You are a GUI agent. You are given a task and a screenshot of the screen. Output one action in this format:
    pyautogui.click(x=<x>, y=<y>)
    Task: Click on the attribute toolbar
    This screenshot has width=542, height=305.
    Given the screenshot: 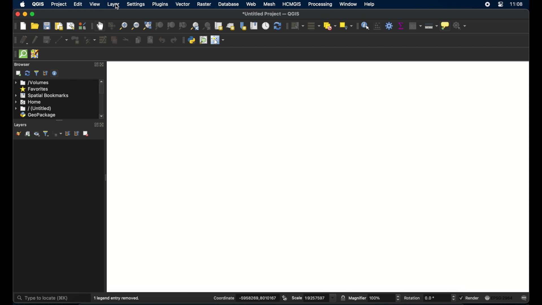 What is the action you would take?
    pyautogui.click(x=356, y=26)
    